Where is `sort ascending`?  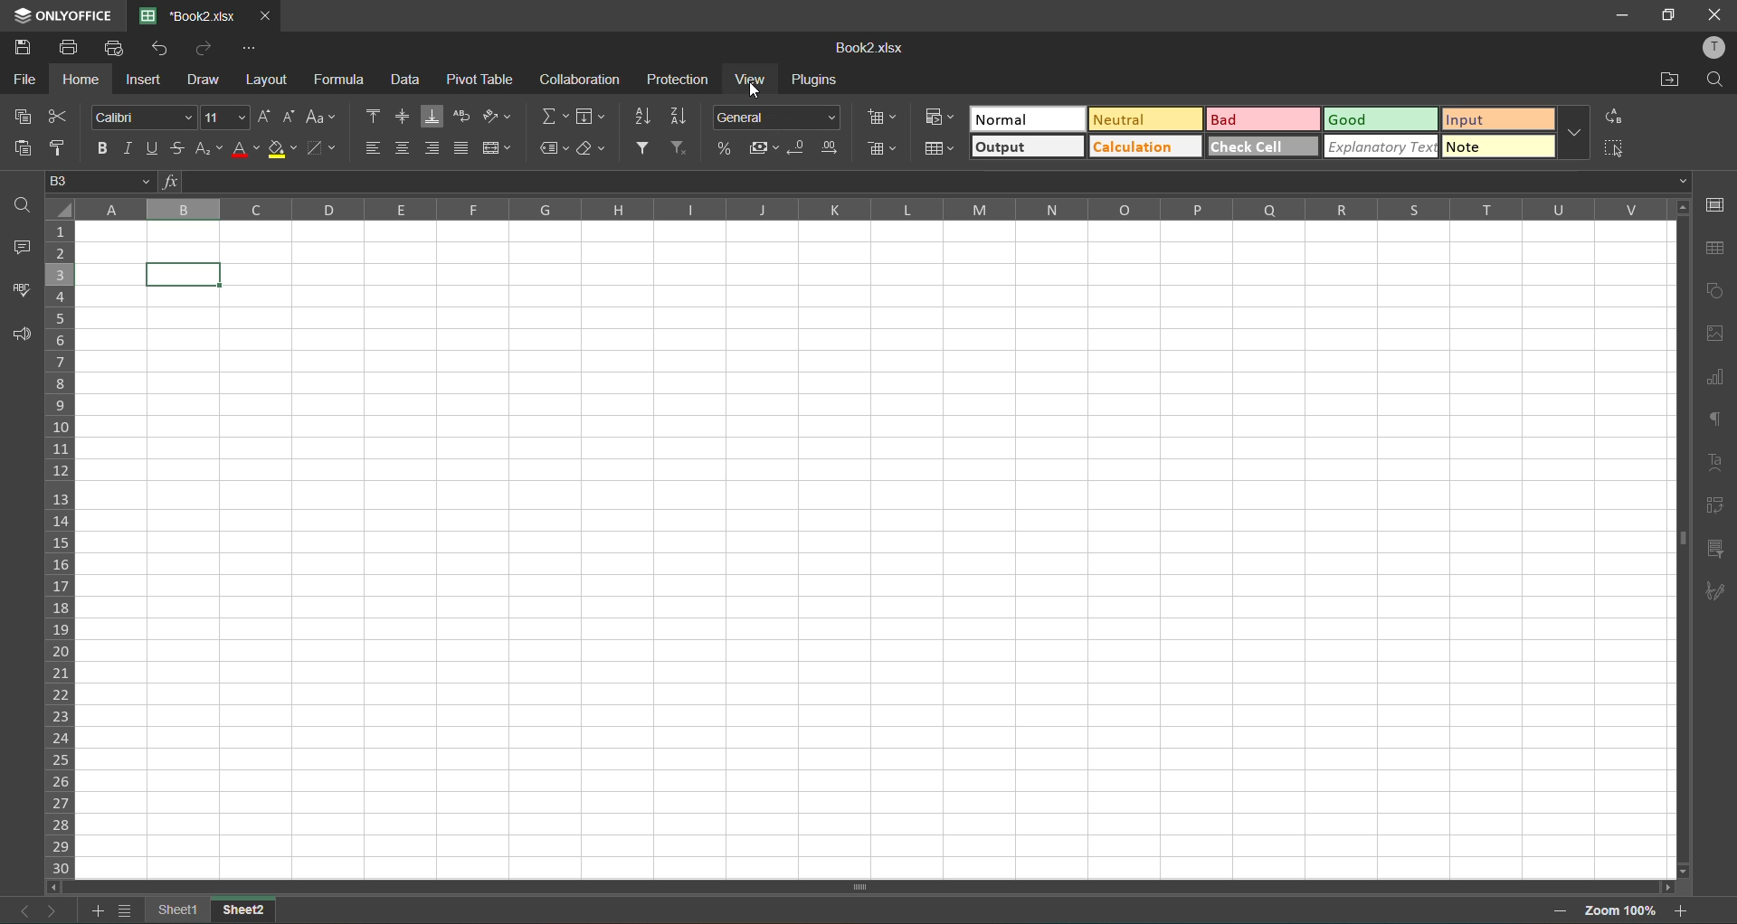 sort ascending is located at coordinates (648, 117).